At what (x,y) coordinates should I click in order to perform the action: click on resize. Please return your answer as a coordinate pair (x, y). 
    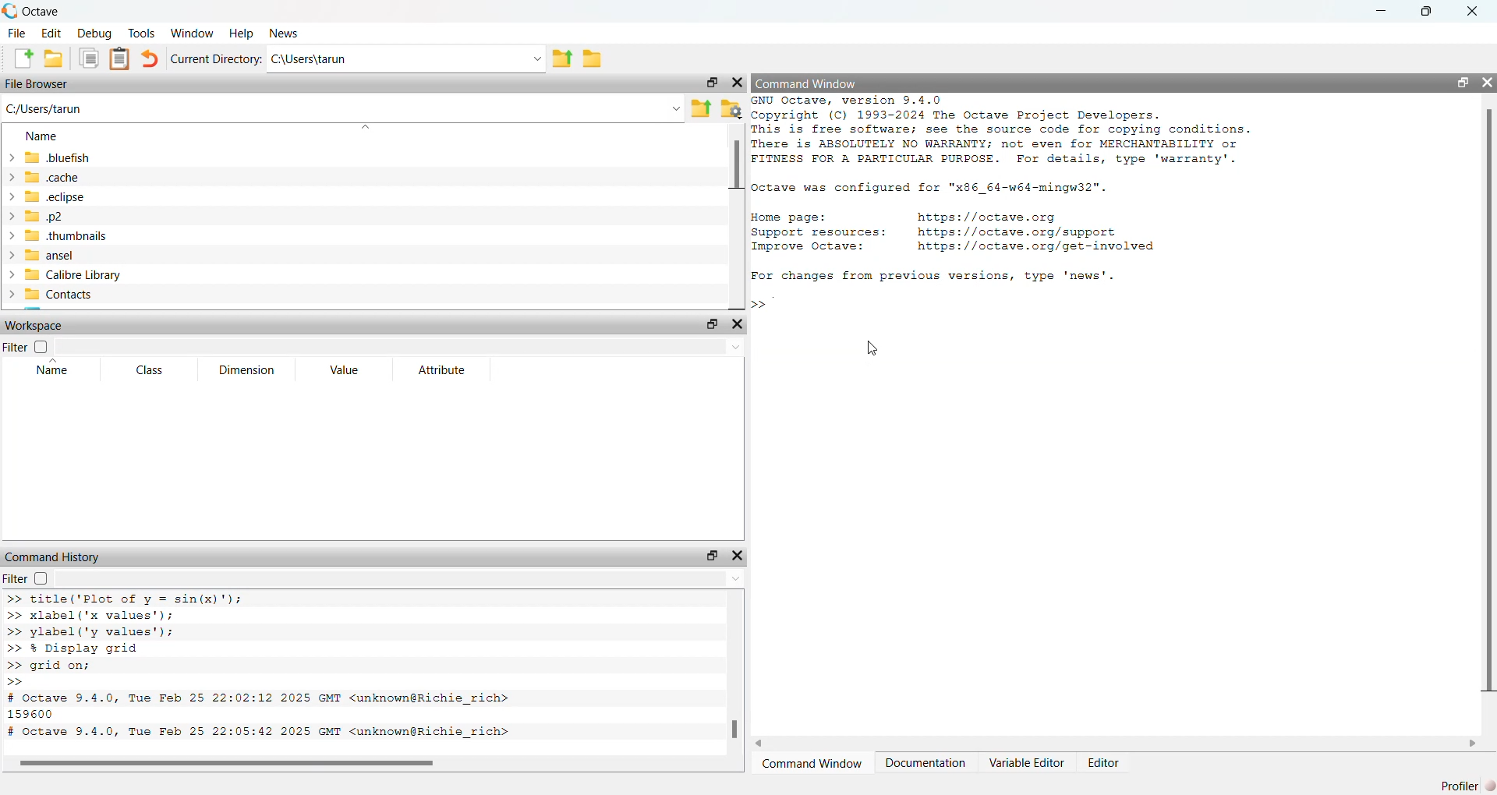
    Looking at the image, I should click on (713, 324).